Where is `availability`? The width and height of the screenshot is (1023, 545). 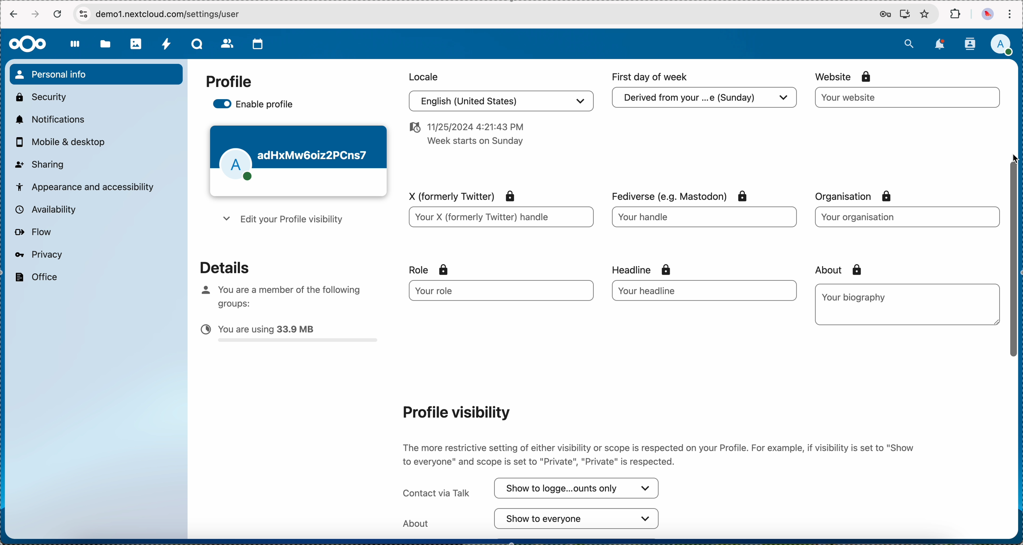
availability is located at coordinates (44, 209).